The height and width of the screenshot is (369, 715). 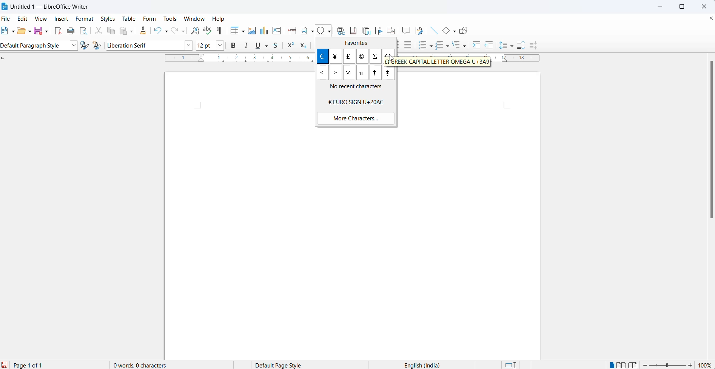 What do you see at coordinates (512, 365) in the screenshot?
I see `standard selection` at bounding box center [512, 365].